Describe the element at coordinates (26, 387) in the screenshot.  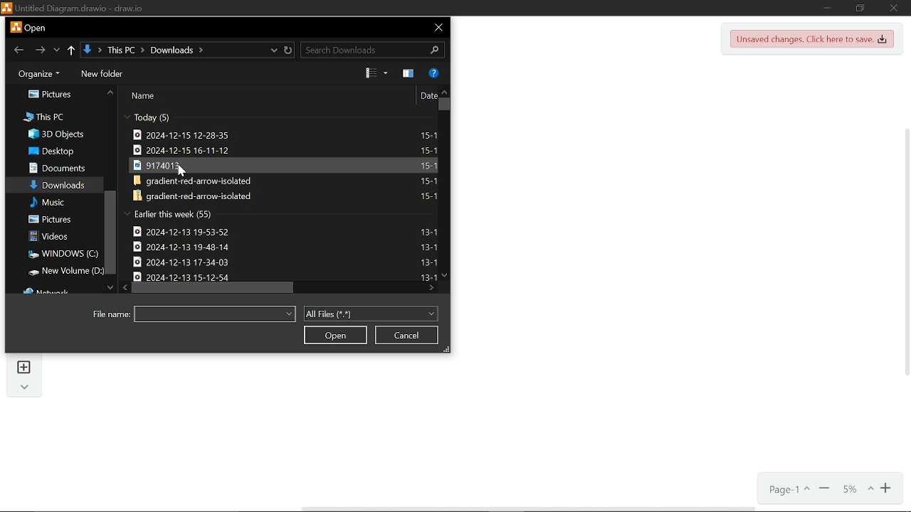
I see `collapse` at that location.